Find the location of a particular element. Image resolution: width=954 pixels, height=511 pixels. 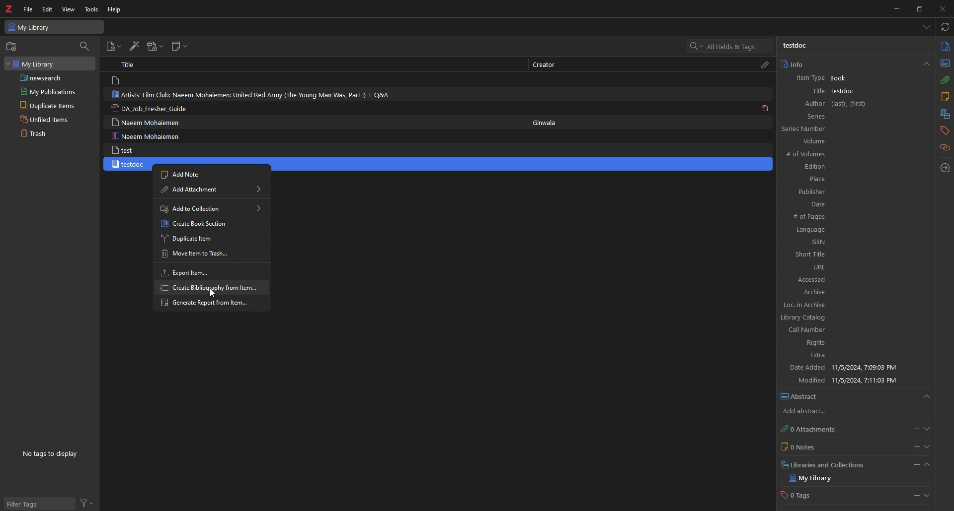

item Type is located at coordinates (807, 79).